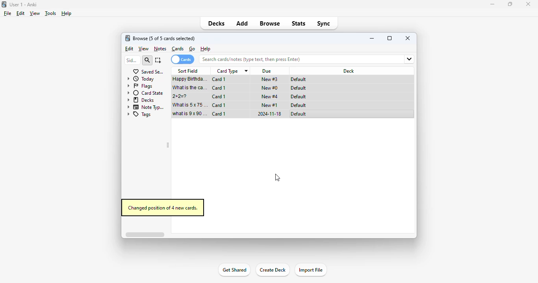 Image resolution: width=538 pixels, height=283 pixels. Describe the element at coordinates (66, 13) in the screenshot. I see `help` at that location.